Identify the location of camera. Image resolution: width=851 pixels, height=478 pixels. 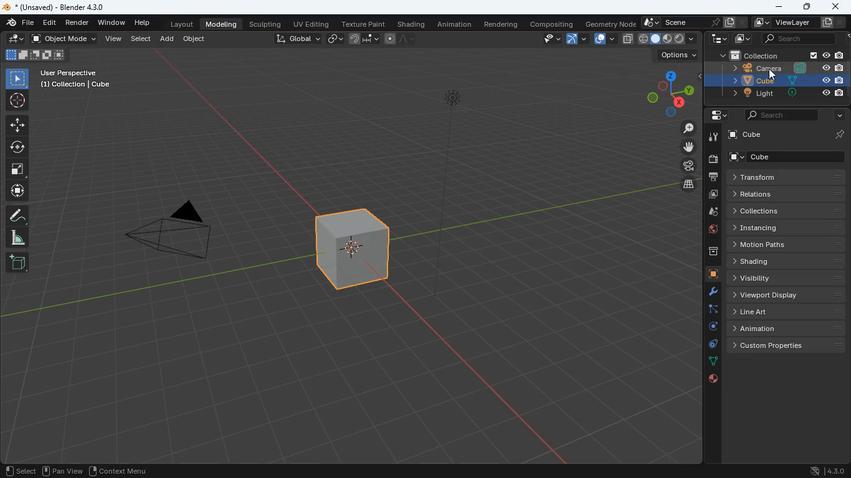
(777, 68).